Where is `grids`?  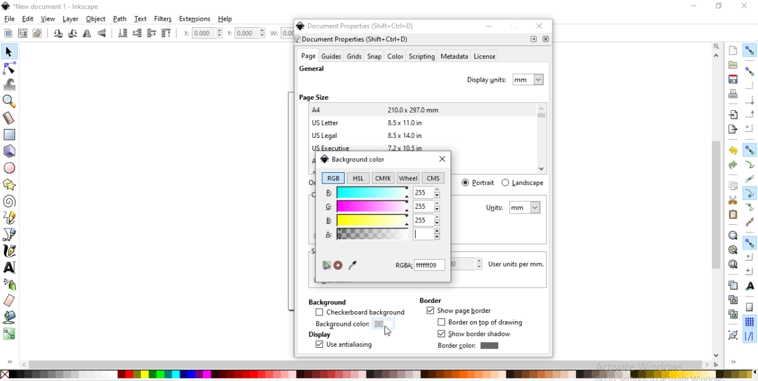
grids is located at coordinates (354, 56).